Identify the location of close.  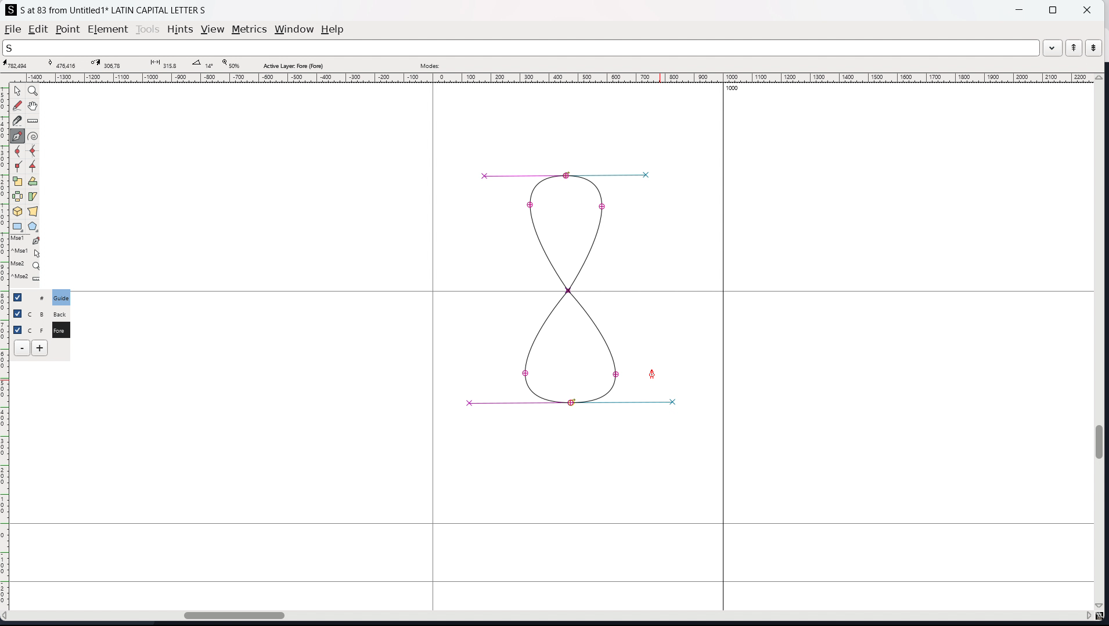
(1086, 9).